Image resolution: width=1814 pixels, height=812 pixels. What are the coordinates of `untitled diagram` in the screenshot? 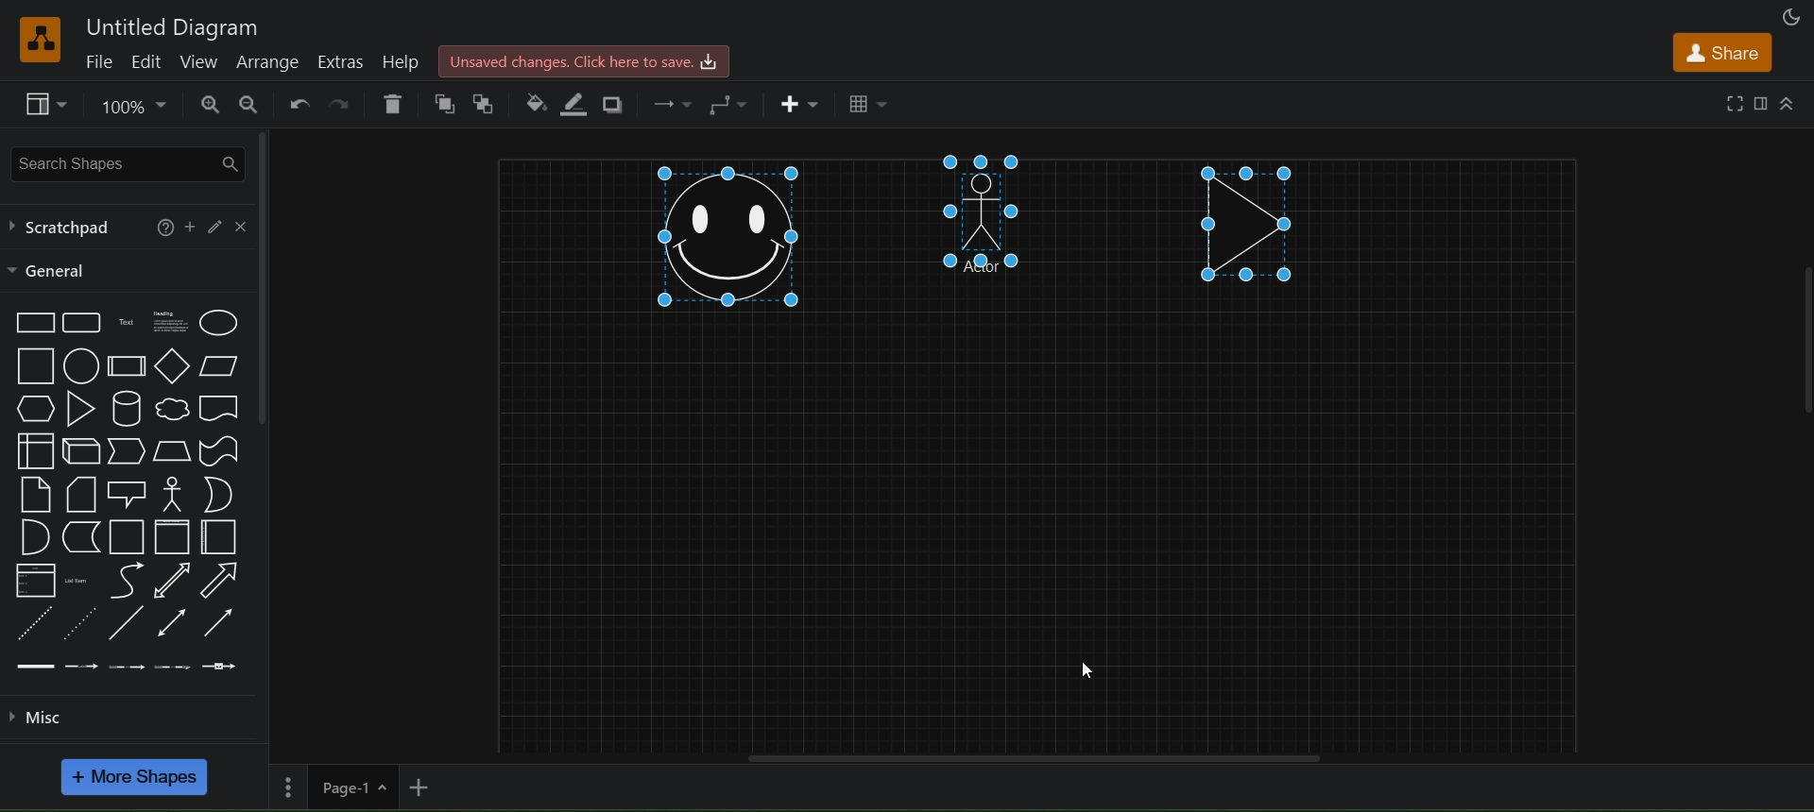 It's located at (176, 25).